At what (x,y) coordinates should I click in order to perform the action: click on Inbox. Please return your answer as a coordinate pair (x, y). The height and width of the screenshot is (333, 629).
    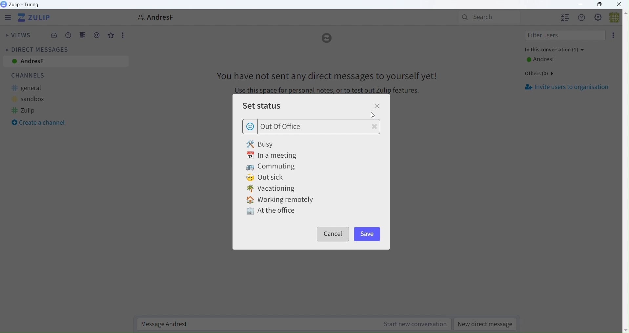
    Looking at the image, I should click on (55, 36).